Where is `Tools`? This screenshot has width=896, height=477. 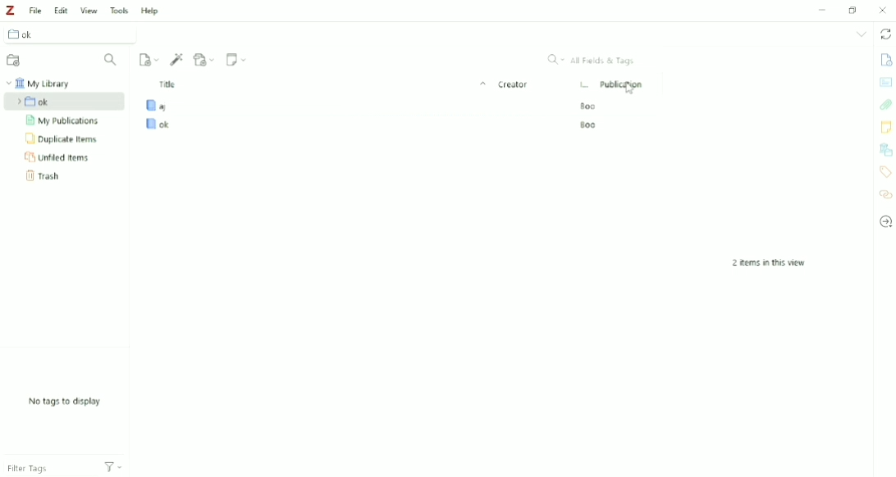
Tools is located at coordinates (120, 11).